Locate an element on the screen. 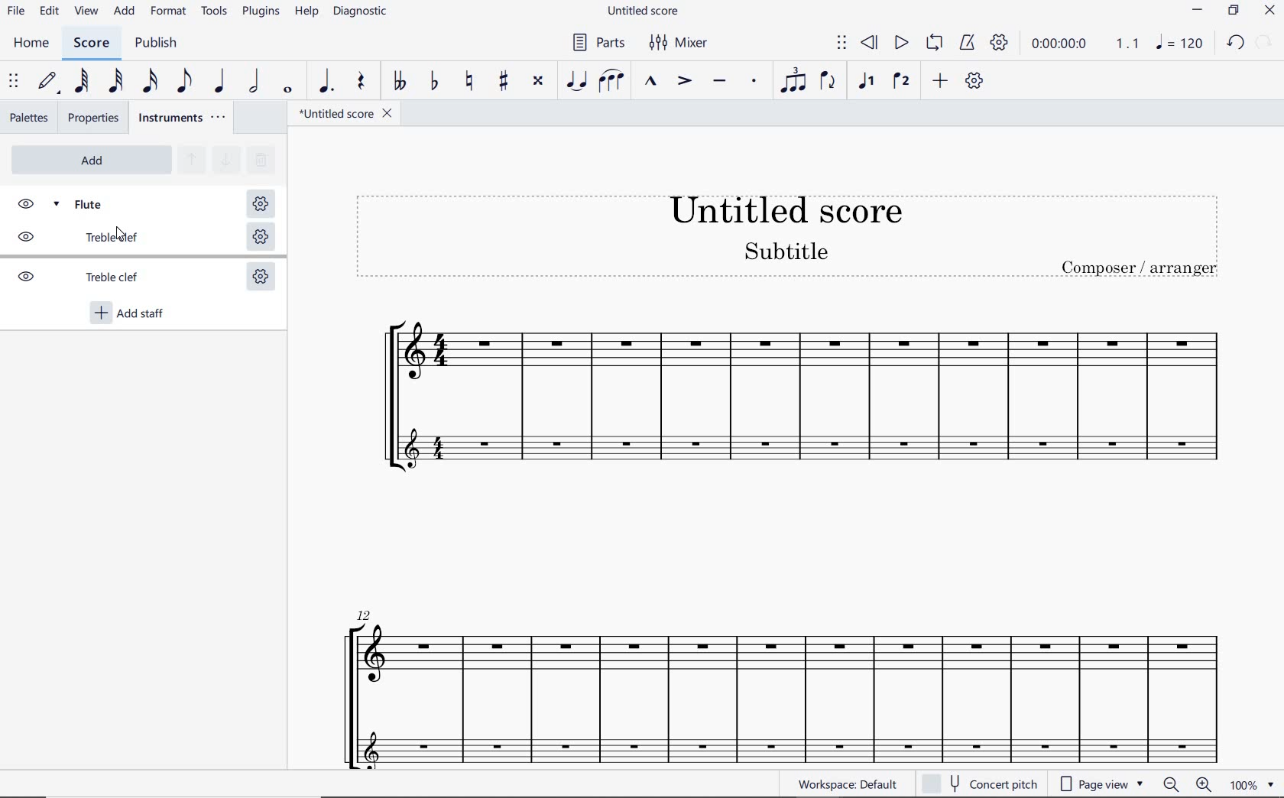 Image resolution: width=1284 pixels, height=798 pixels. 64TH NOTE is located at coordinates (83, 81).